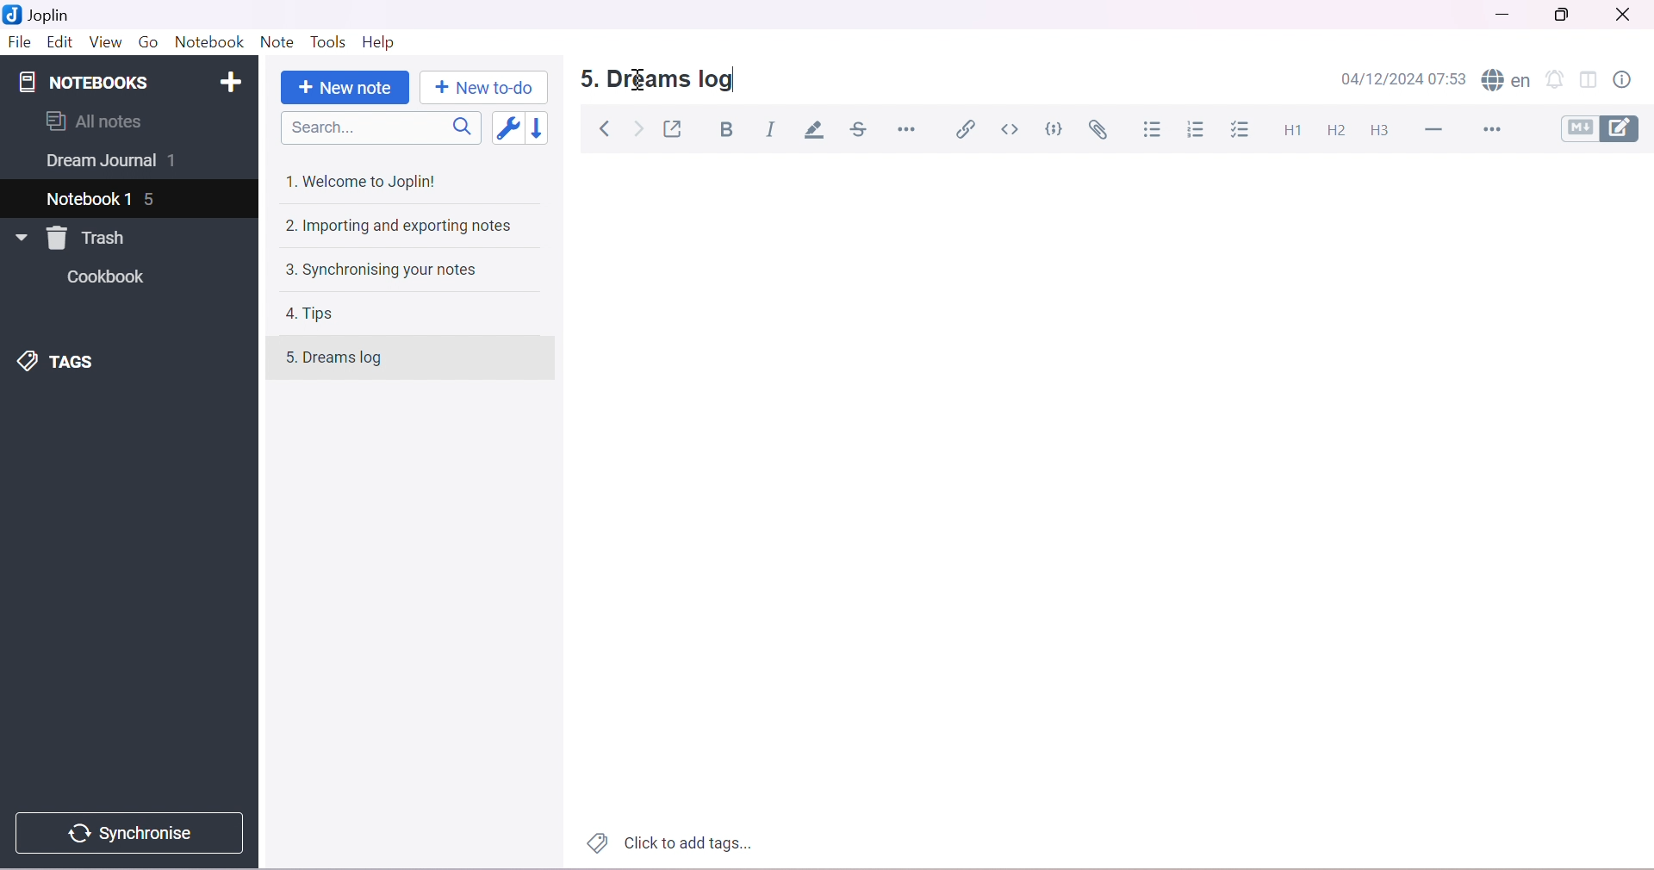  I want to click on Spell checker, so click(1508, 81).